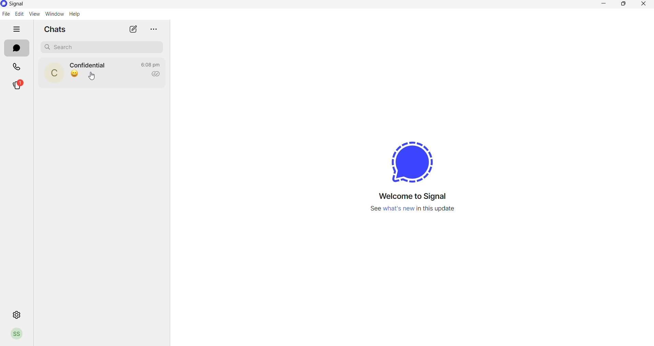 Image resolution: width=654 pixels, height=346 pixels. What do you see at coordinates (53, 15) in the screenshot?
I see `window` at bounding box center [53, 15].